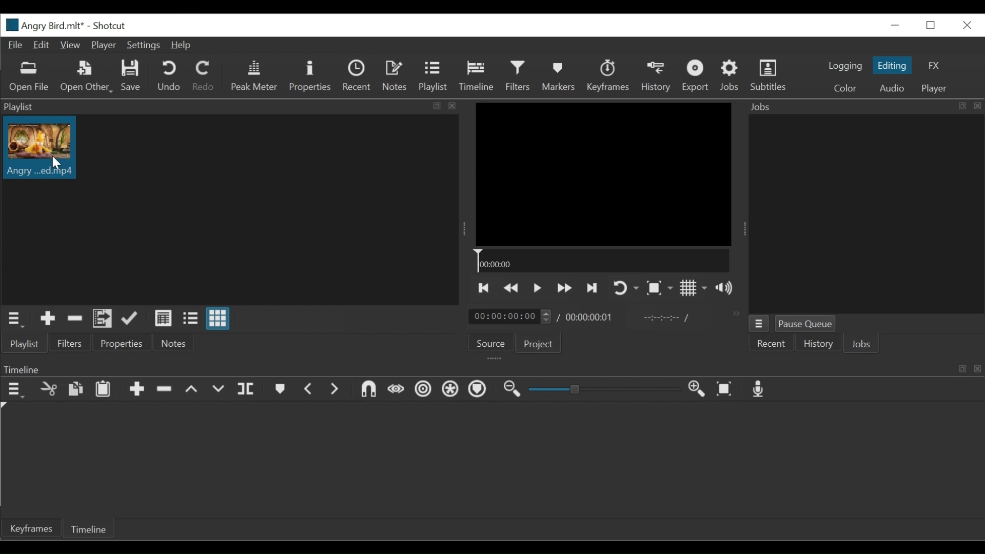  I want to click on Jobs, so click(861, 344).